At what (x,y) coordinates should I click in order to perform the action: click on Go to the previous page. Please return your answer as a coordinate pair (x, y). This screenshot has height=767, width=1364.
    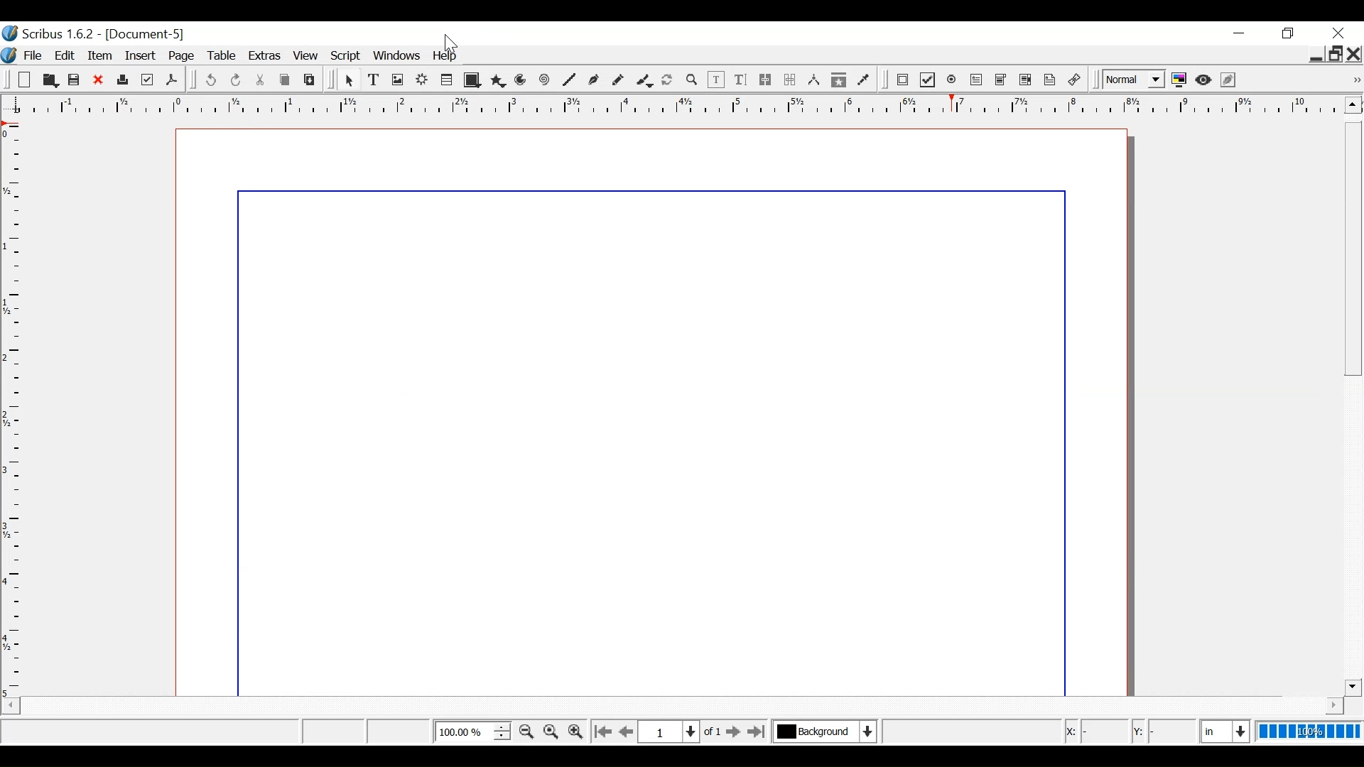
    Looking at the image, I should click on (628, 731).